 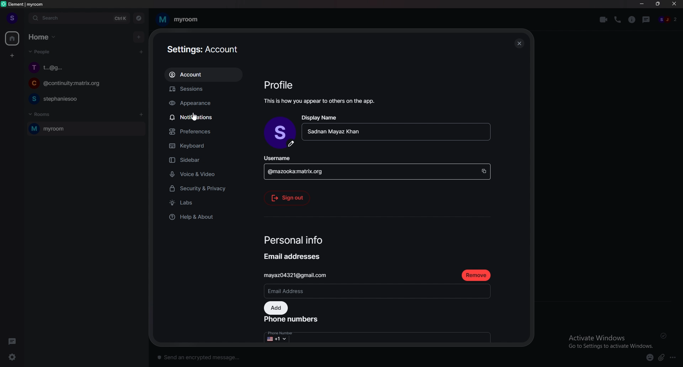 I want to click on room info, so click(x=632, y=20).